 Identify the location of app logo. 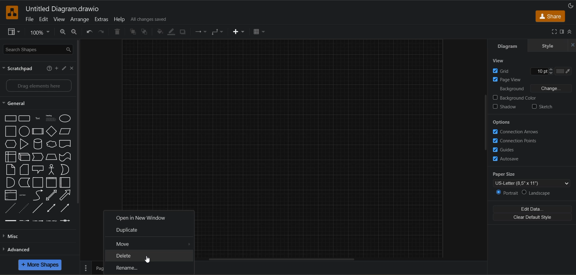
(12, 13).